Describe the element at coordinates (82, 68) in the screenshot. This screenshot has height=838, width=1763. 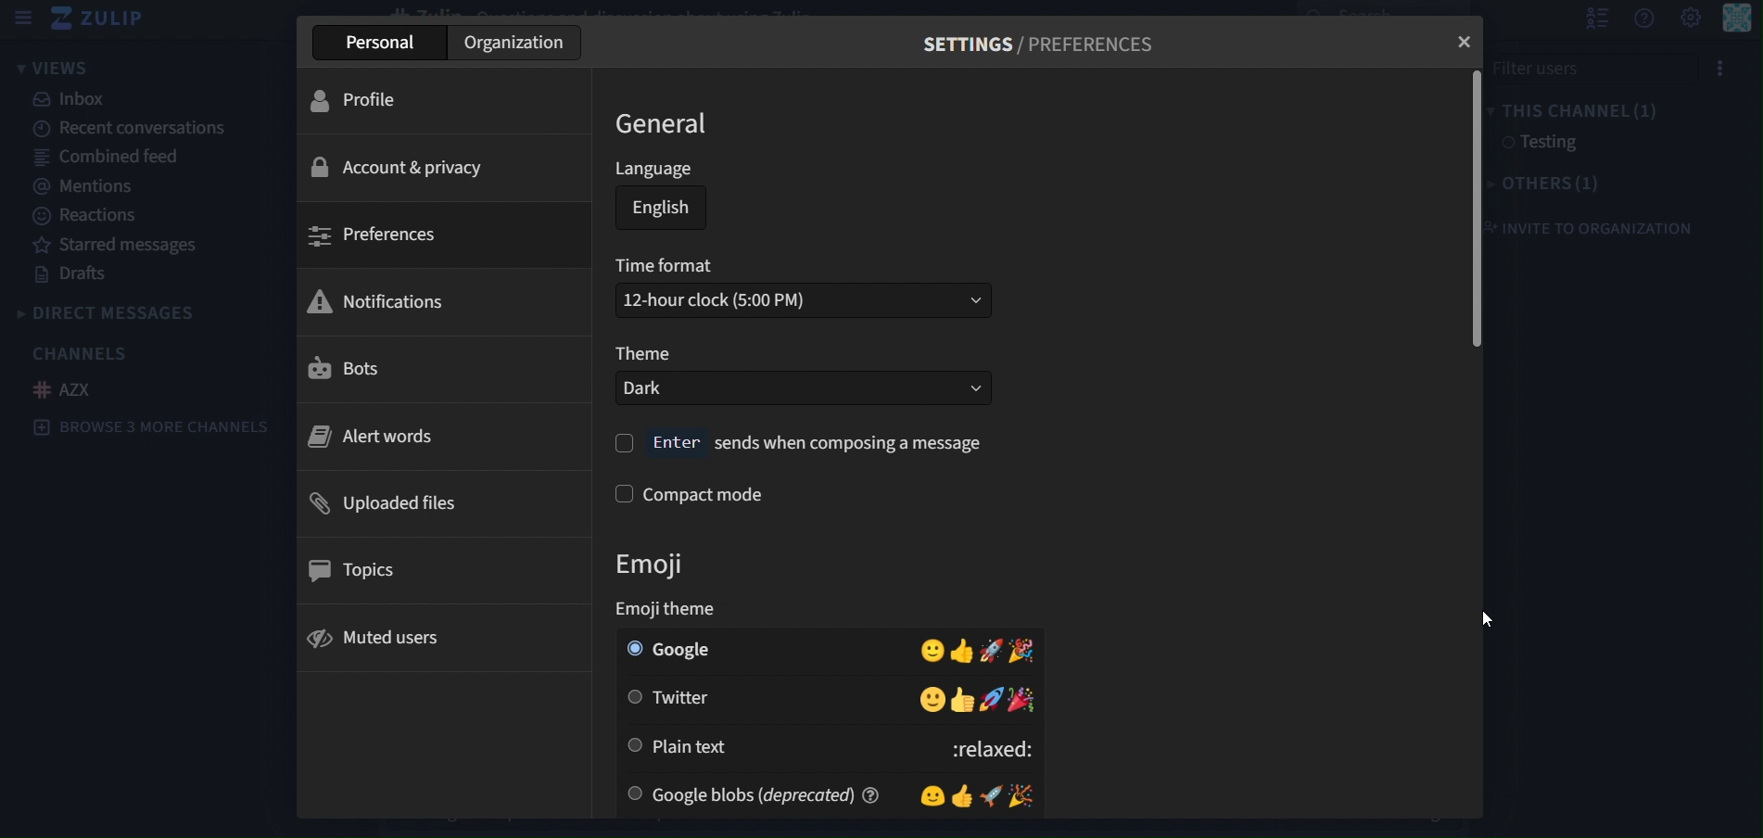
I see `views` at that location.